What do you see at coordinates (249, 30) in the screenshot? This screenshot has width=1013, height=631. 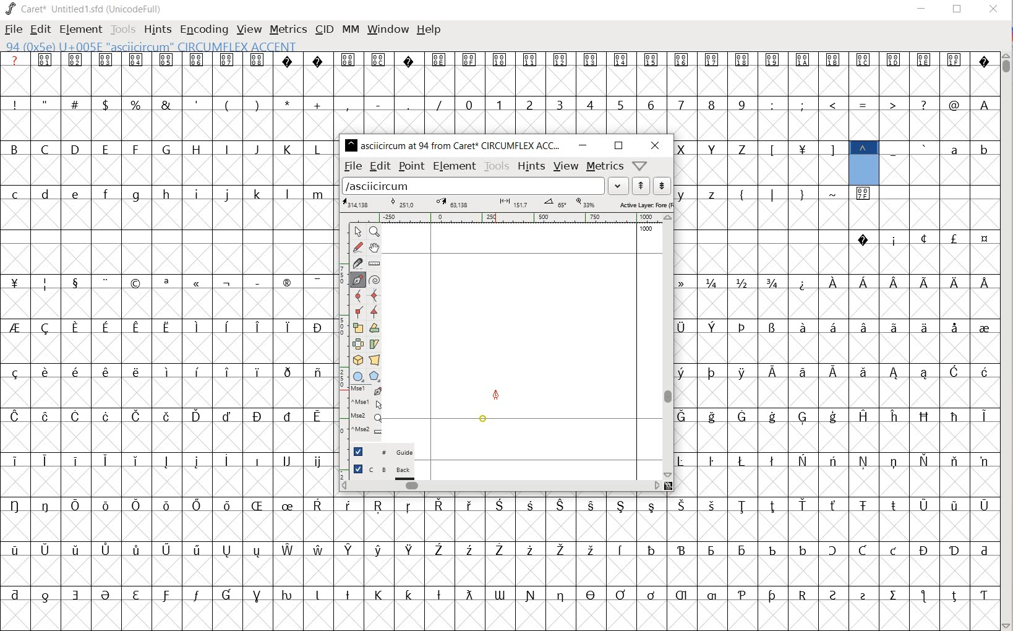 I see `VIEW` at bounding box center [249, 30].